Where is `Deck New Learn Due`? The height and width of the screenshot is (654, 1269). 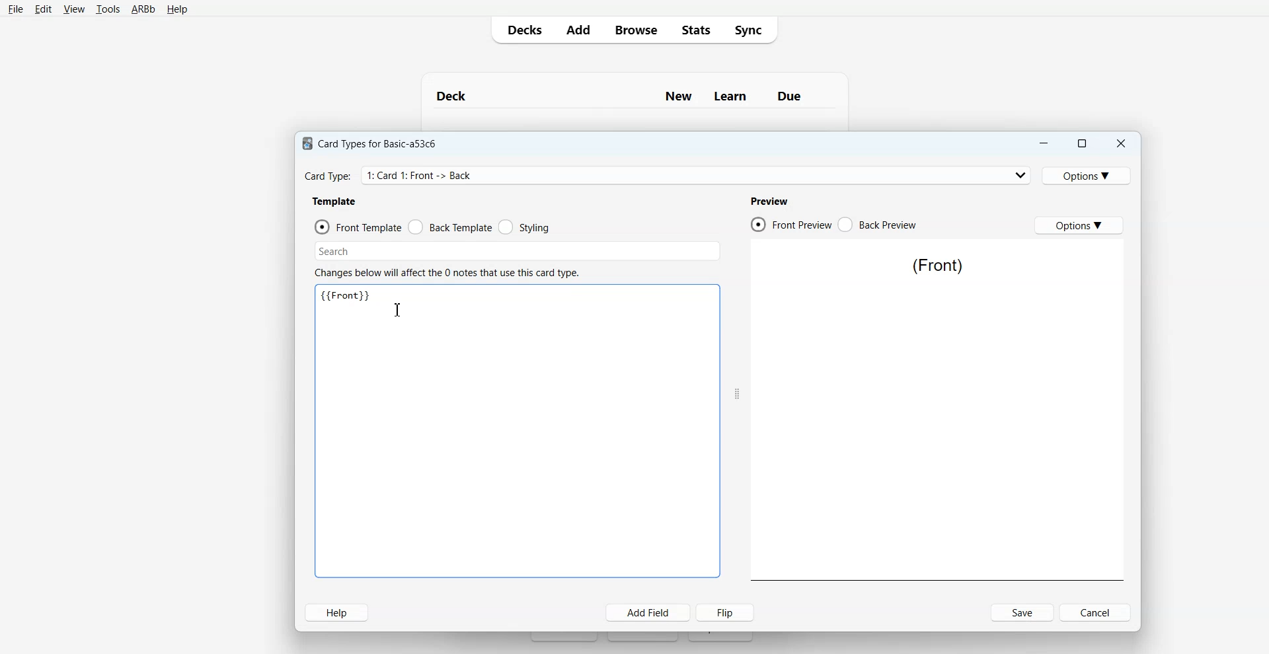 Deck New Learn Due is located at coordinates (626, 96).